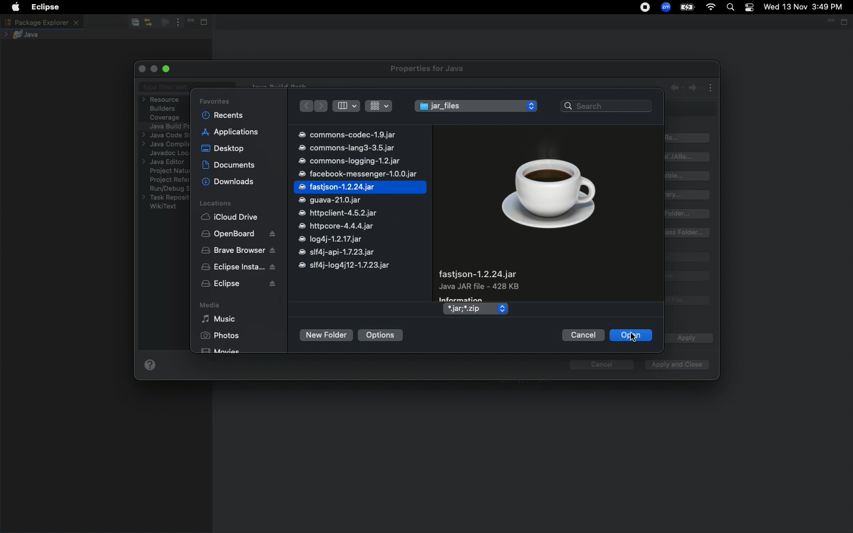 The image size is (853, 533). What do you see at coordinates (164, 136) in the screenshot?
I see `Java code style` at bounding box center [164, 136].